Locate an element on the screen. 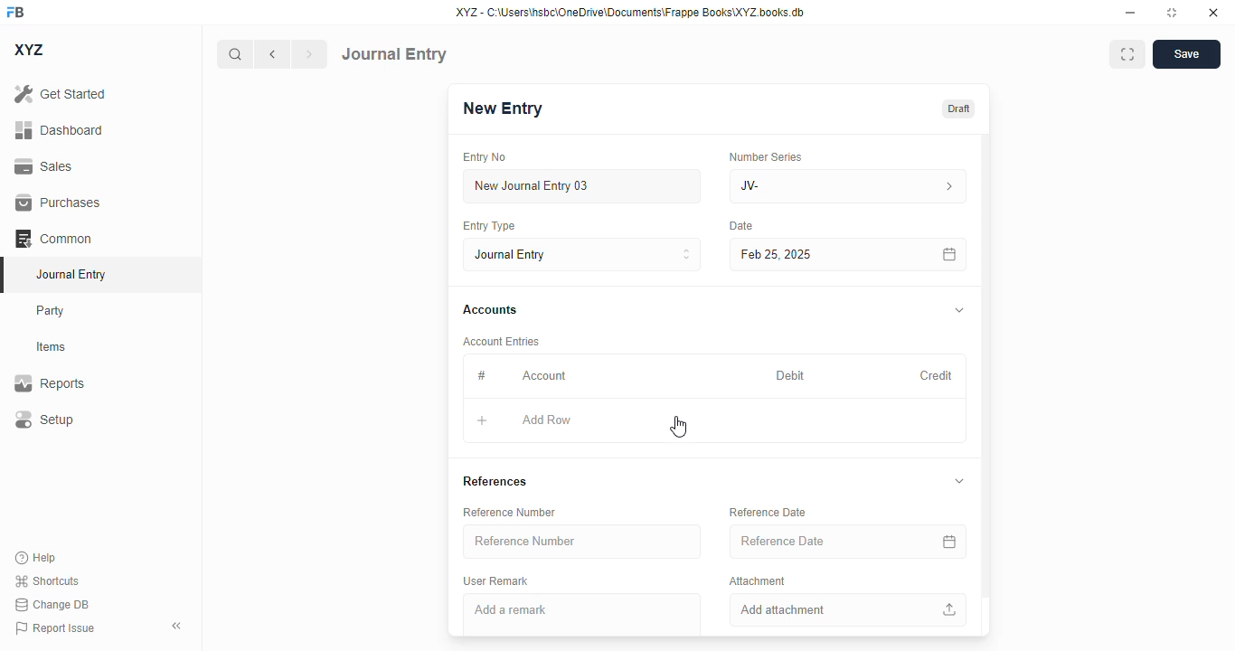 Image resolution: width=1235 pixels, height=651 pixels. scroll bar is located at coordinates (986, 383).